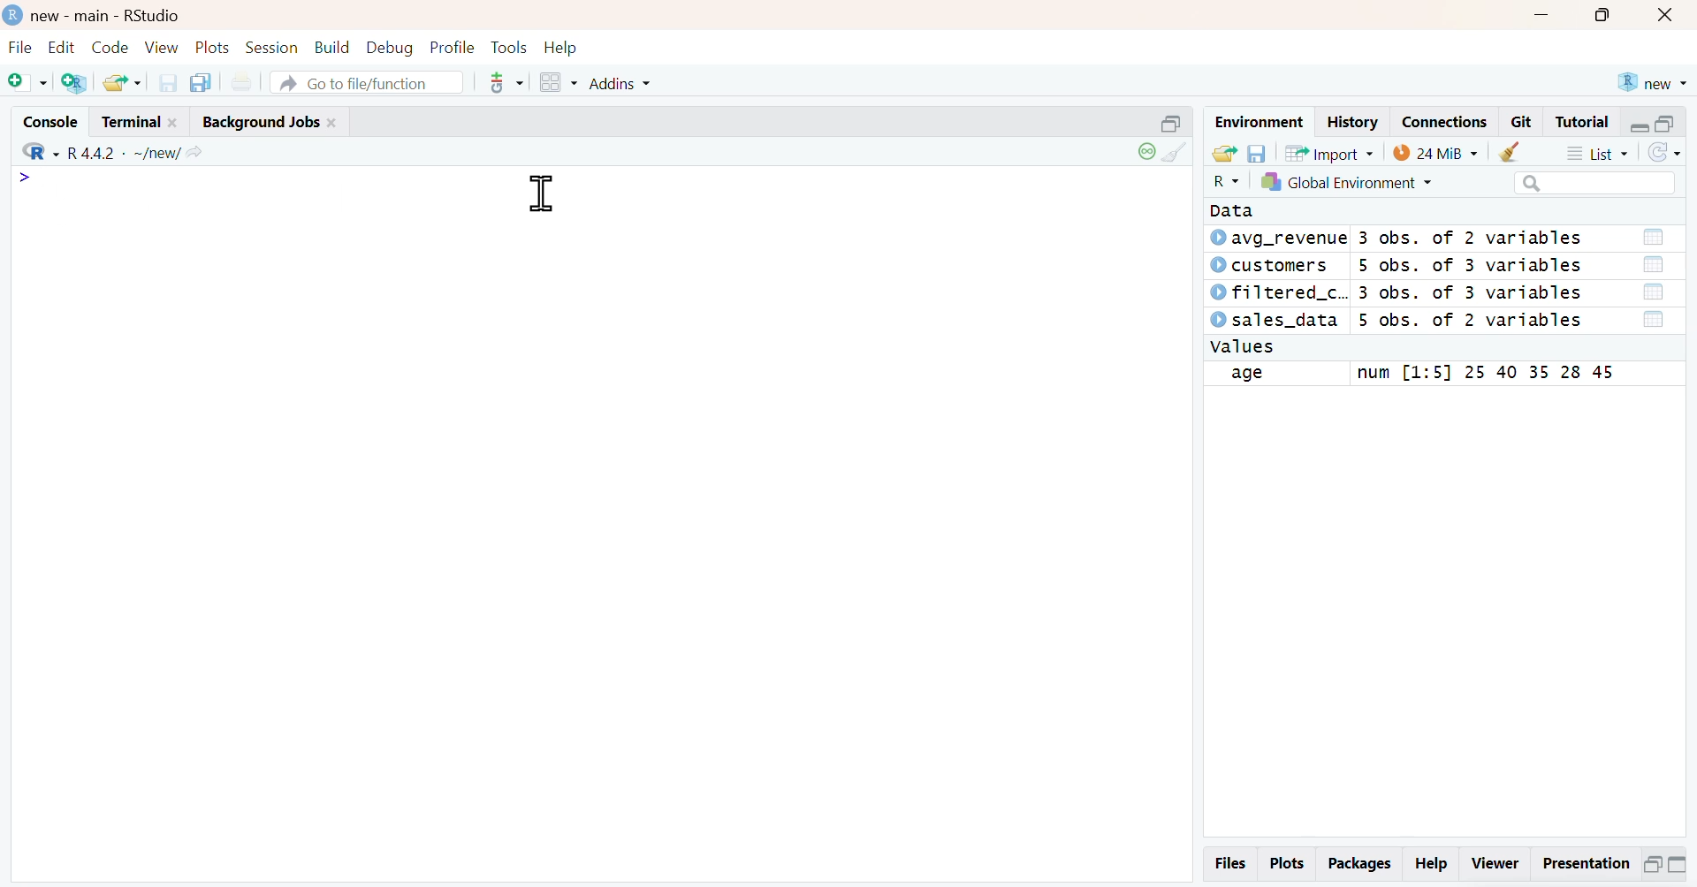  I want to click on Logo, so click(13, 14).